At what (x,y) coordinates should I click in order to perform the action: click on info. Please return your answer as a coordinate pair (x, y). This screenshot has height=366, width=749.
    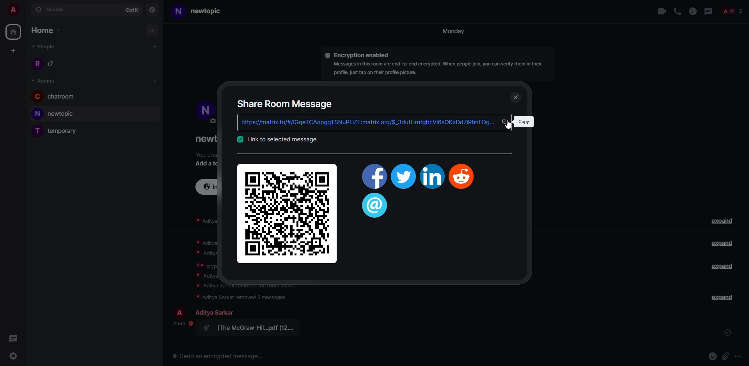
    Looking at the image, I should click on (693, 11).